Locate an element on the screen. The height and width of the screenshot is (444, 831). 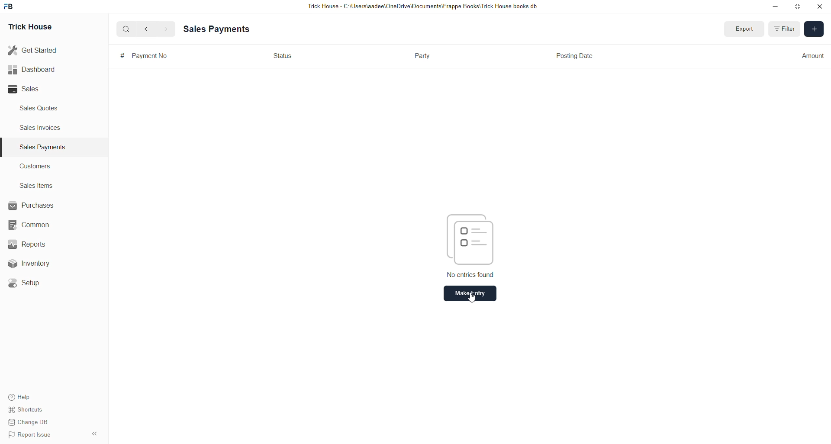
Forward is located at coordinates (166, 29).